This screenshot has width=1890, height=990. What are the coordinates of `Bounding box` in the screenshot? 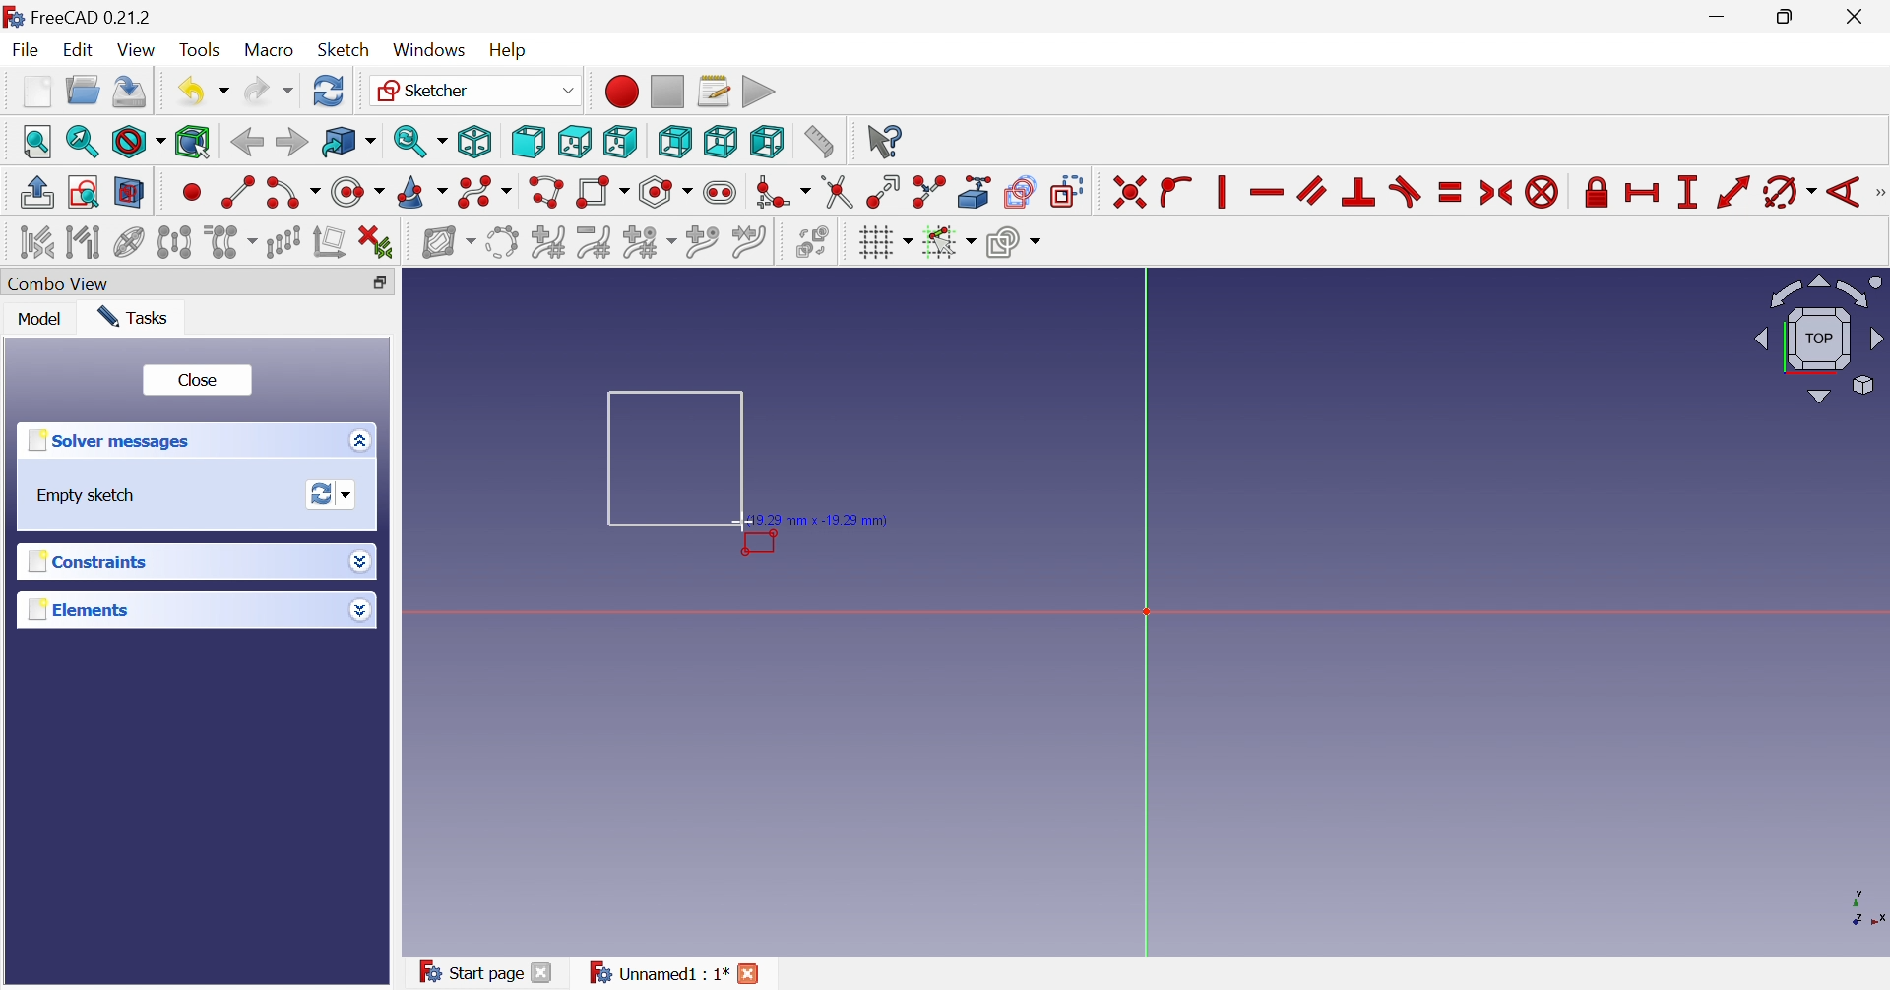 It's located at (193, 143).